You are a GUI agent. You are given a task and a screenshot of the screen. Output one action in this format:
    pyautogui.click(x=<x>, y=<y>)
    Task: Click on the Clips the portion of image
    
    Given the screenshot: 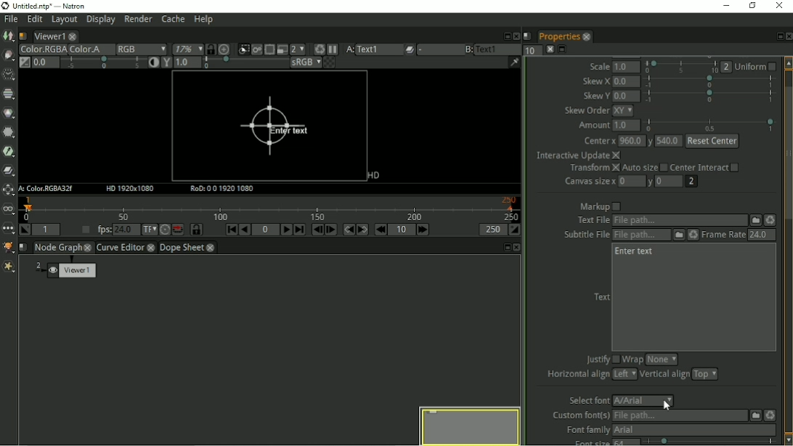 What is the action you would take?
    pyautogui.click(x=243, y=48)
    